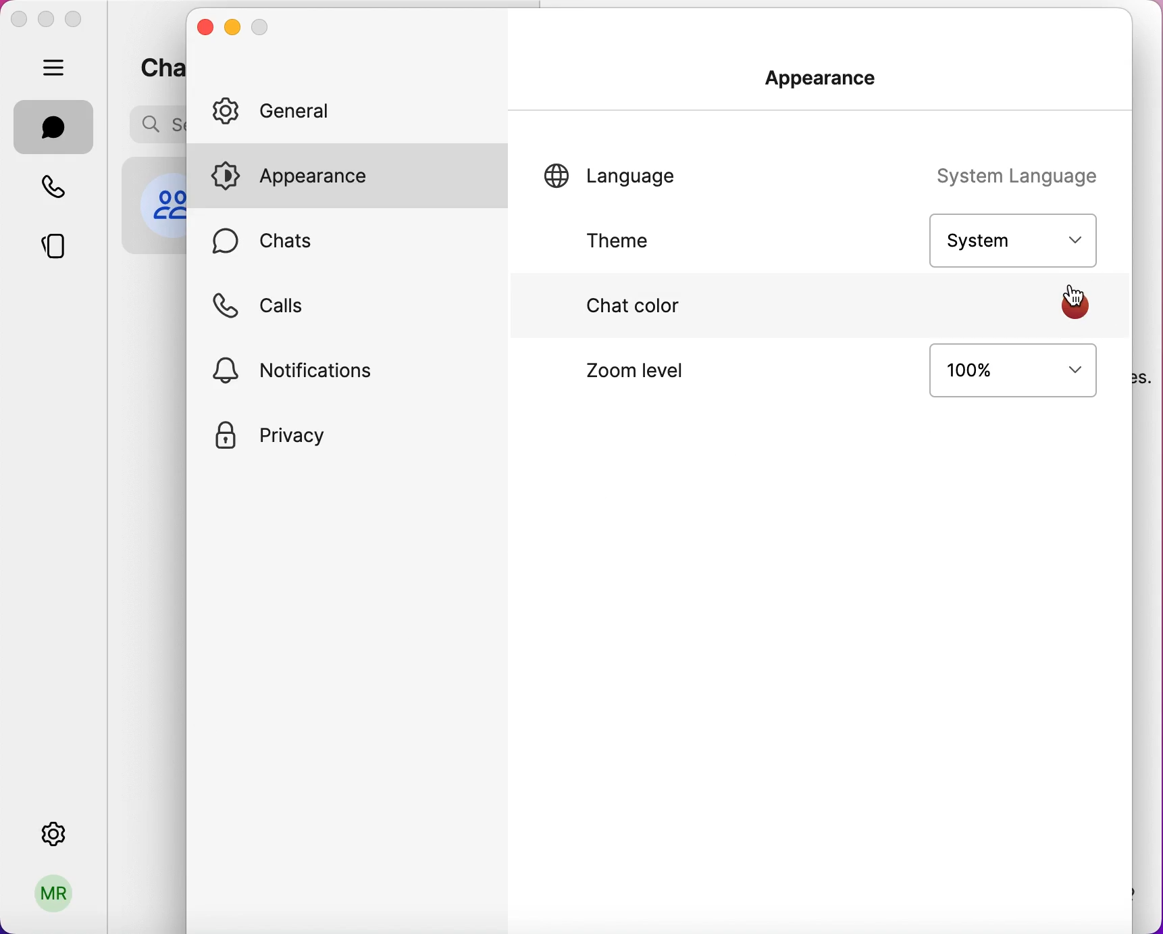 The image size is (1163, 934). Describe the element at coordinates (1077, 297) in the screenshot. I see `cursor` at that location.